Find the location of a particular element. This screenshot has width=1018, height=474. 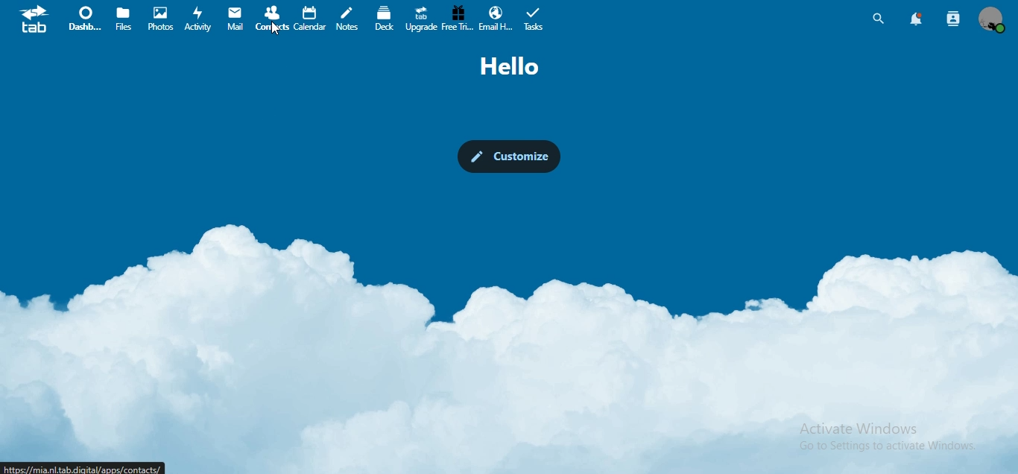

cursor is located at coordinates (276, 34).